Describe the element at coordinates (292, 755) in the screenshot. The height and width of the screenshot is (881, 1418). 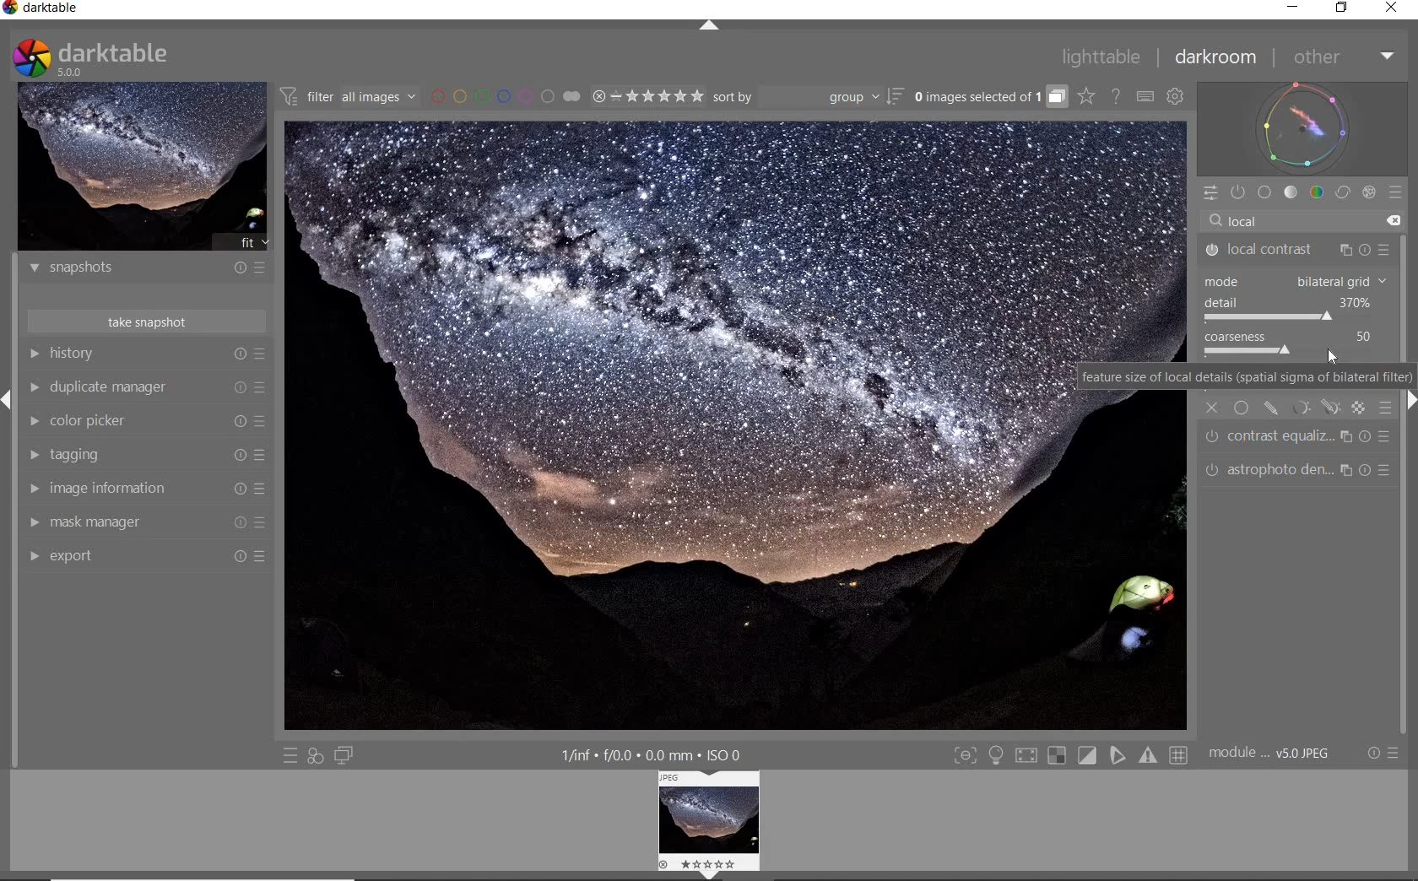
I see `QUICK ACCESS TO PRESET` at that location.